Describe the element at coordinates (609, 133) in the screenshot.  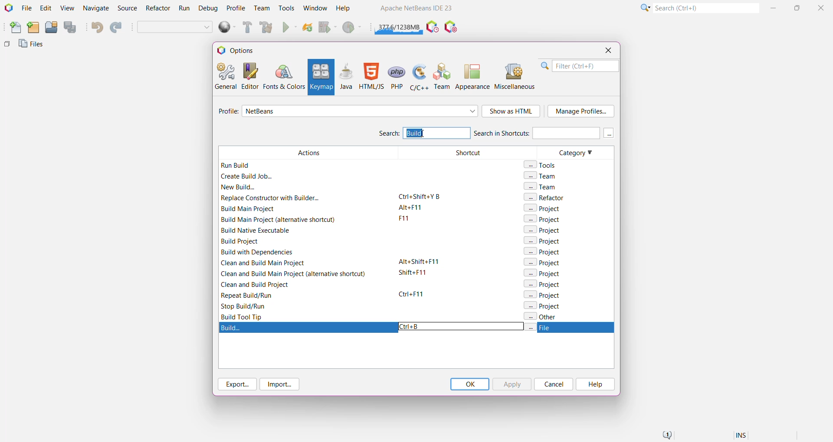
I see `More keys` at that location.